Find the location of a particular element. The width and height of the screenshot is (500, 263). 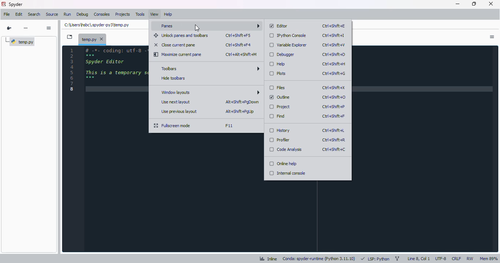

toolbars is located at coordinates (210, 68).